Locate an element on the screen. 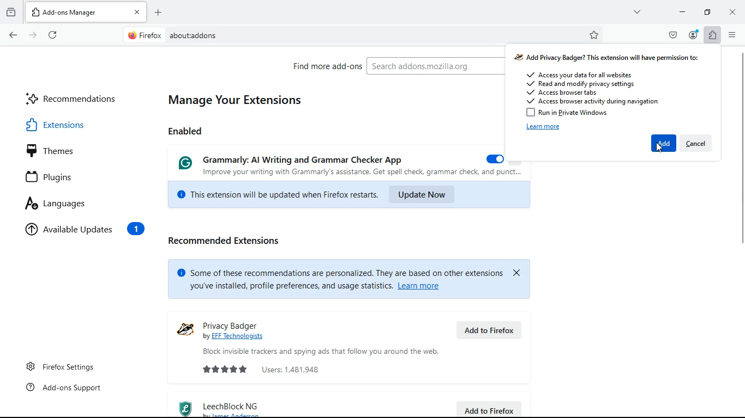 Image resolution: width=745 pixels, height=418 pixels. add is located at coordinates (663, 142).